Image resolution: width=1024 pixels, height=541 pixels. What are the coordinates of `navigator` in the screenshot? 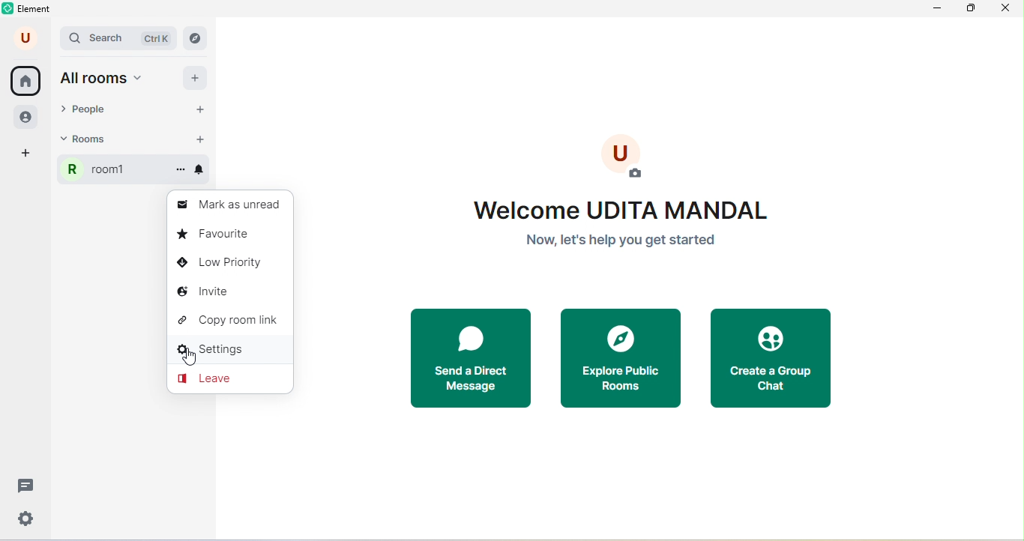 It's located at (195, 38).